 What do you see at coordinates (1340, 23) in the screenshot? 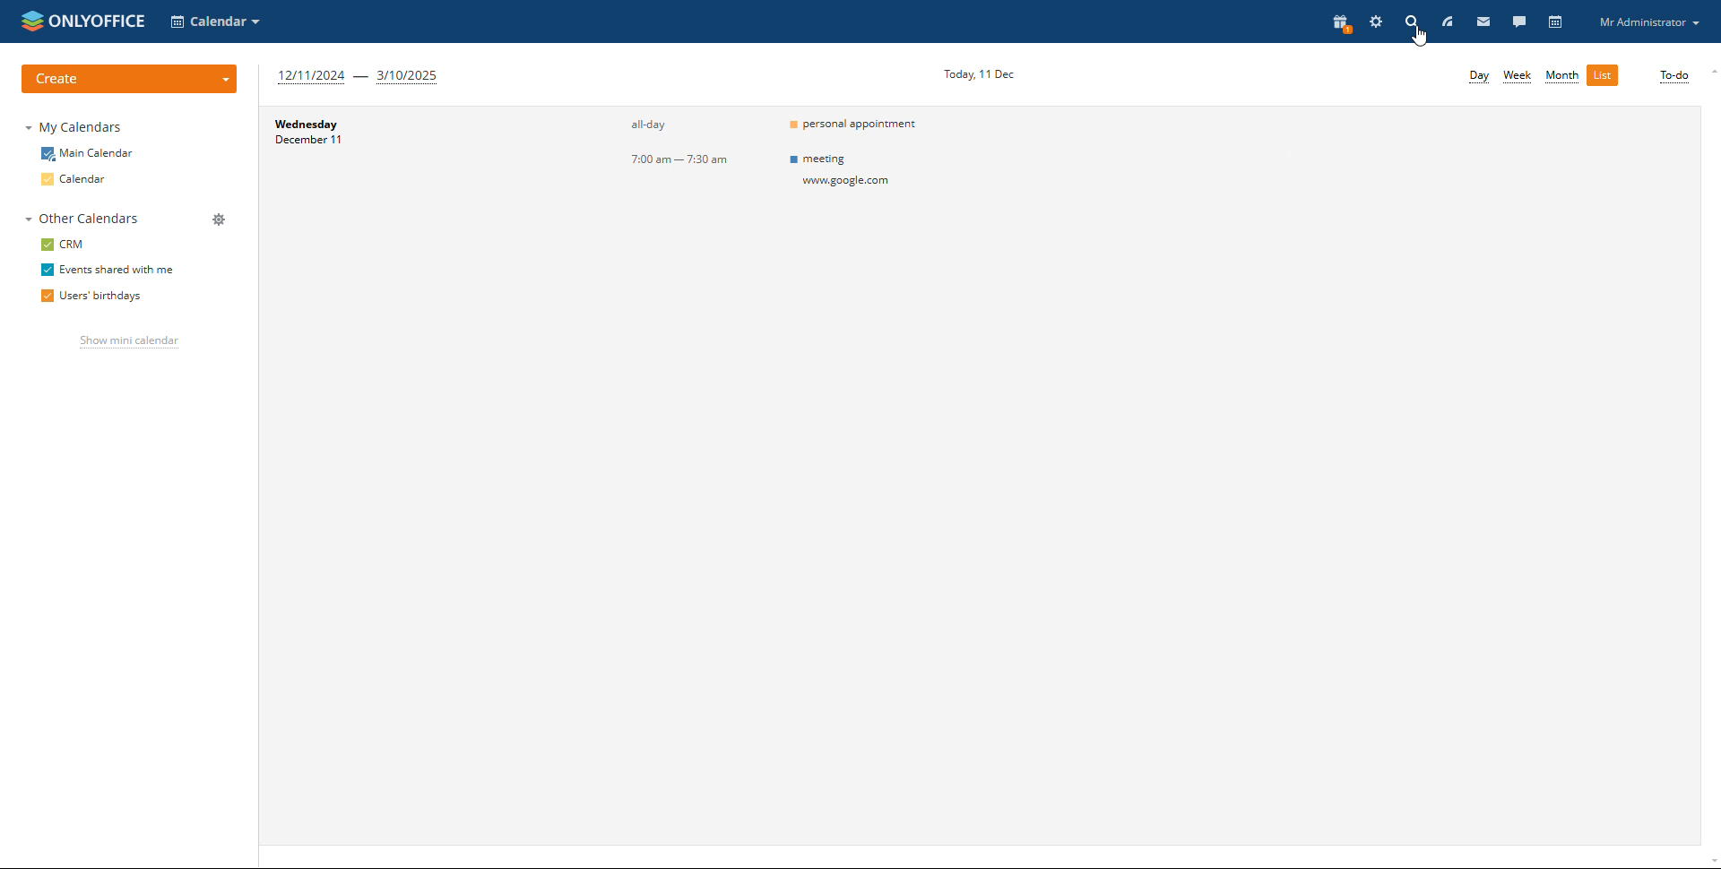
I see `present` at bounding box center [1340, 23].